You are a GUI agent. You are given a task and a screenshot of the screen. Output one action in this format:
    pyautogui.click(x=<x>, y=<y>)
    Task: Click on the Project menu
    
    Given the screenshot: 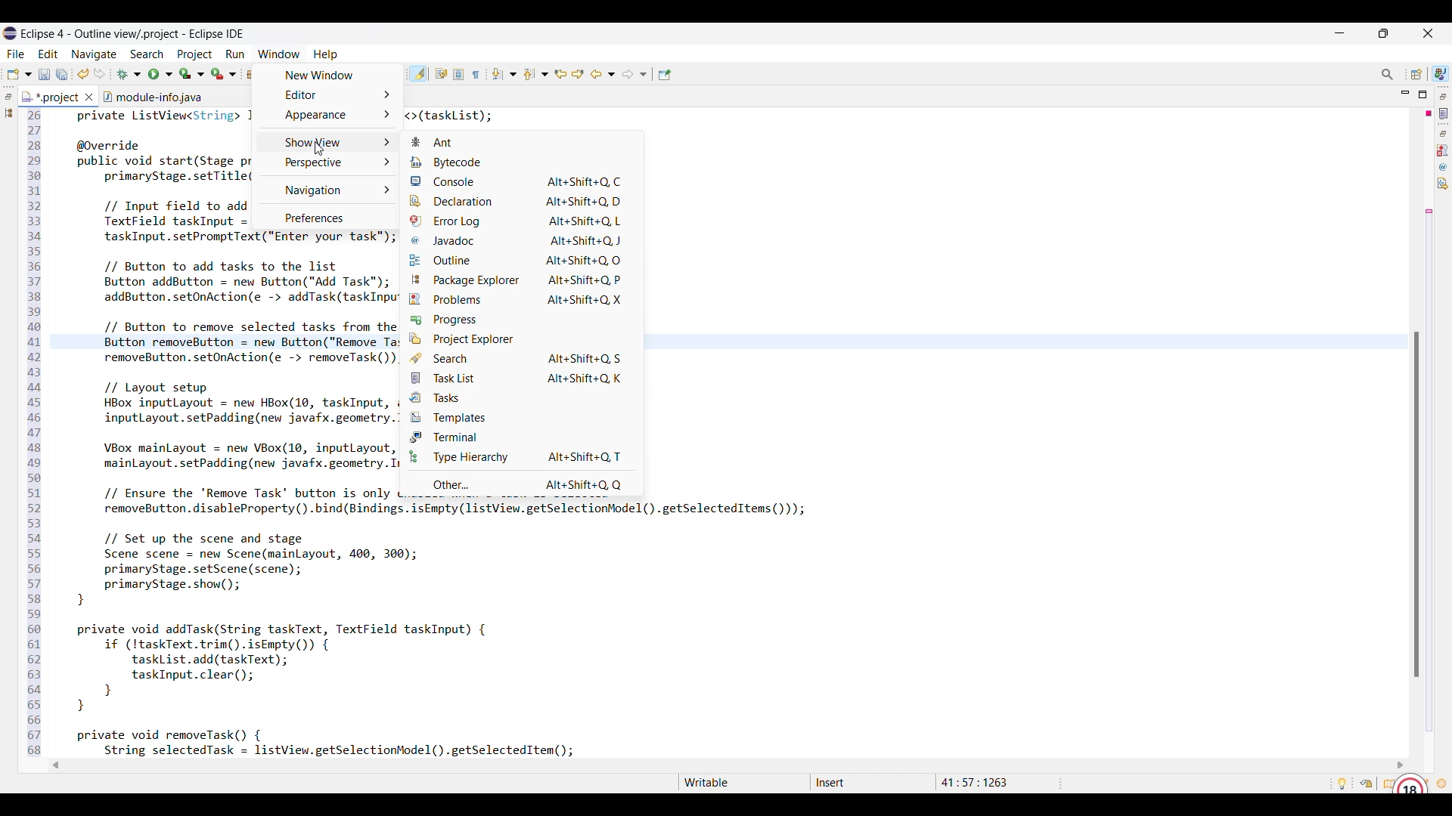 What is the action you would take?
    pyautogui.click(x=196, y=54)
    